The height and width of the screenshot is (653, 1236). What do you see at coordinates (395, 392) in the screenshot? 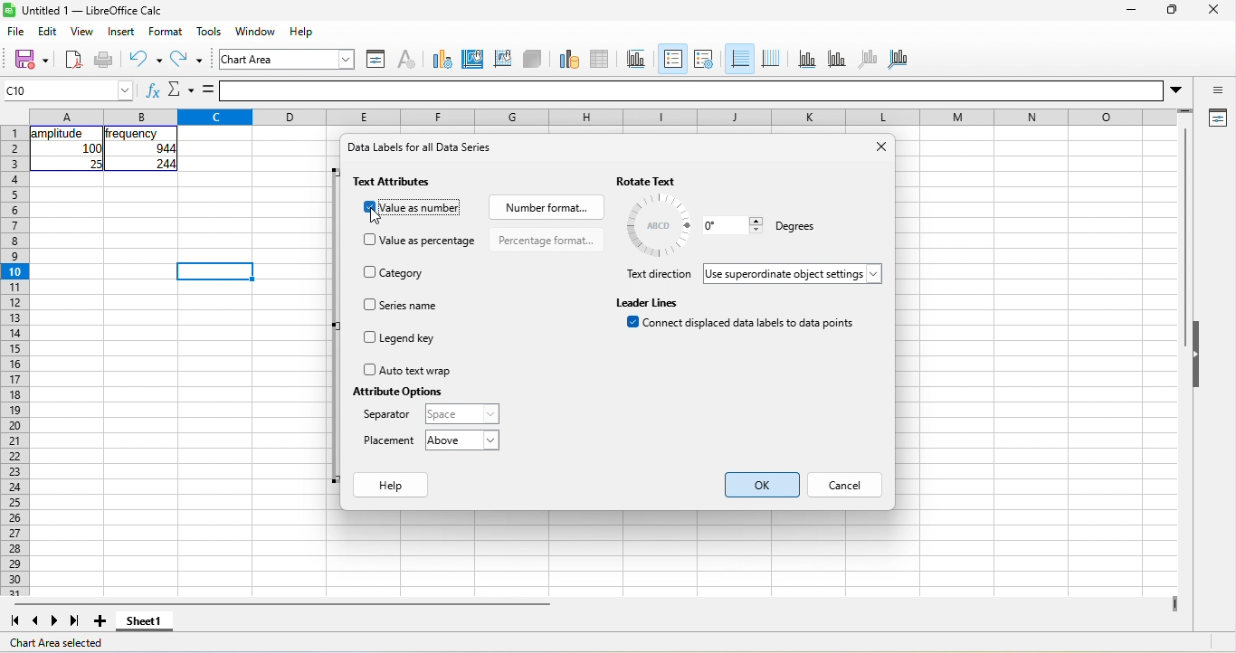
I see `attribute options` at bounding box center [395, 392].